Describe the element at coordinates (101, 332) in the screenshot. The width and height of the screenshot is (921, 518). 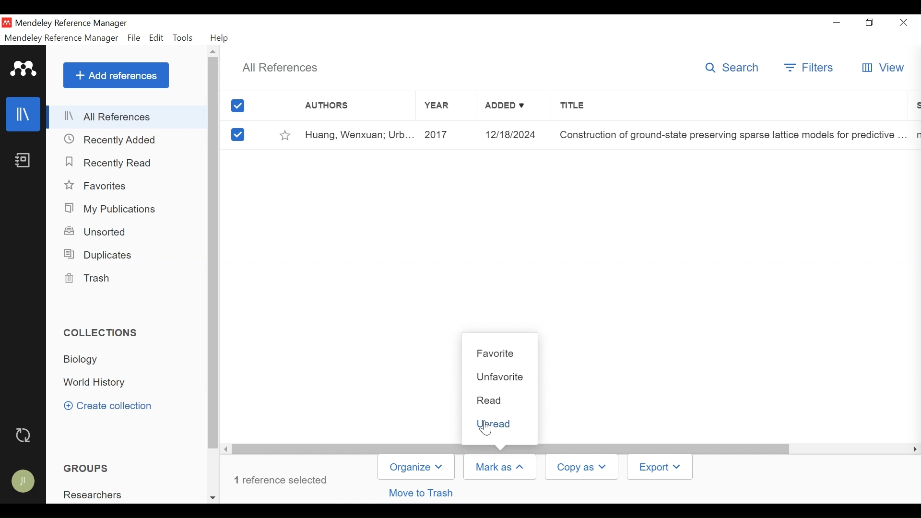
I see `Collections` at that location.